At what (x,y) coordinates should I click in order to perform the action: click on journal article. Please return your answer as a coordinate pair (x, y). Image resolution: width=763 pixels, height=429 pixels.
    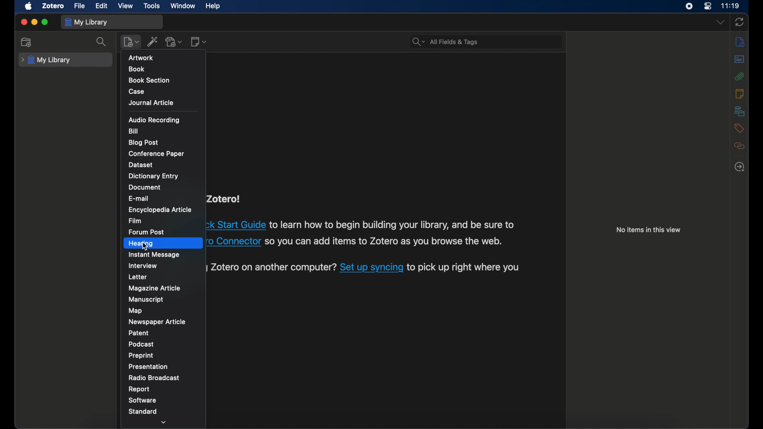
    Looking at the image, I should click on (151, 103).